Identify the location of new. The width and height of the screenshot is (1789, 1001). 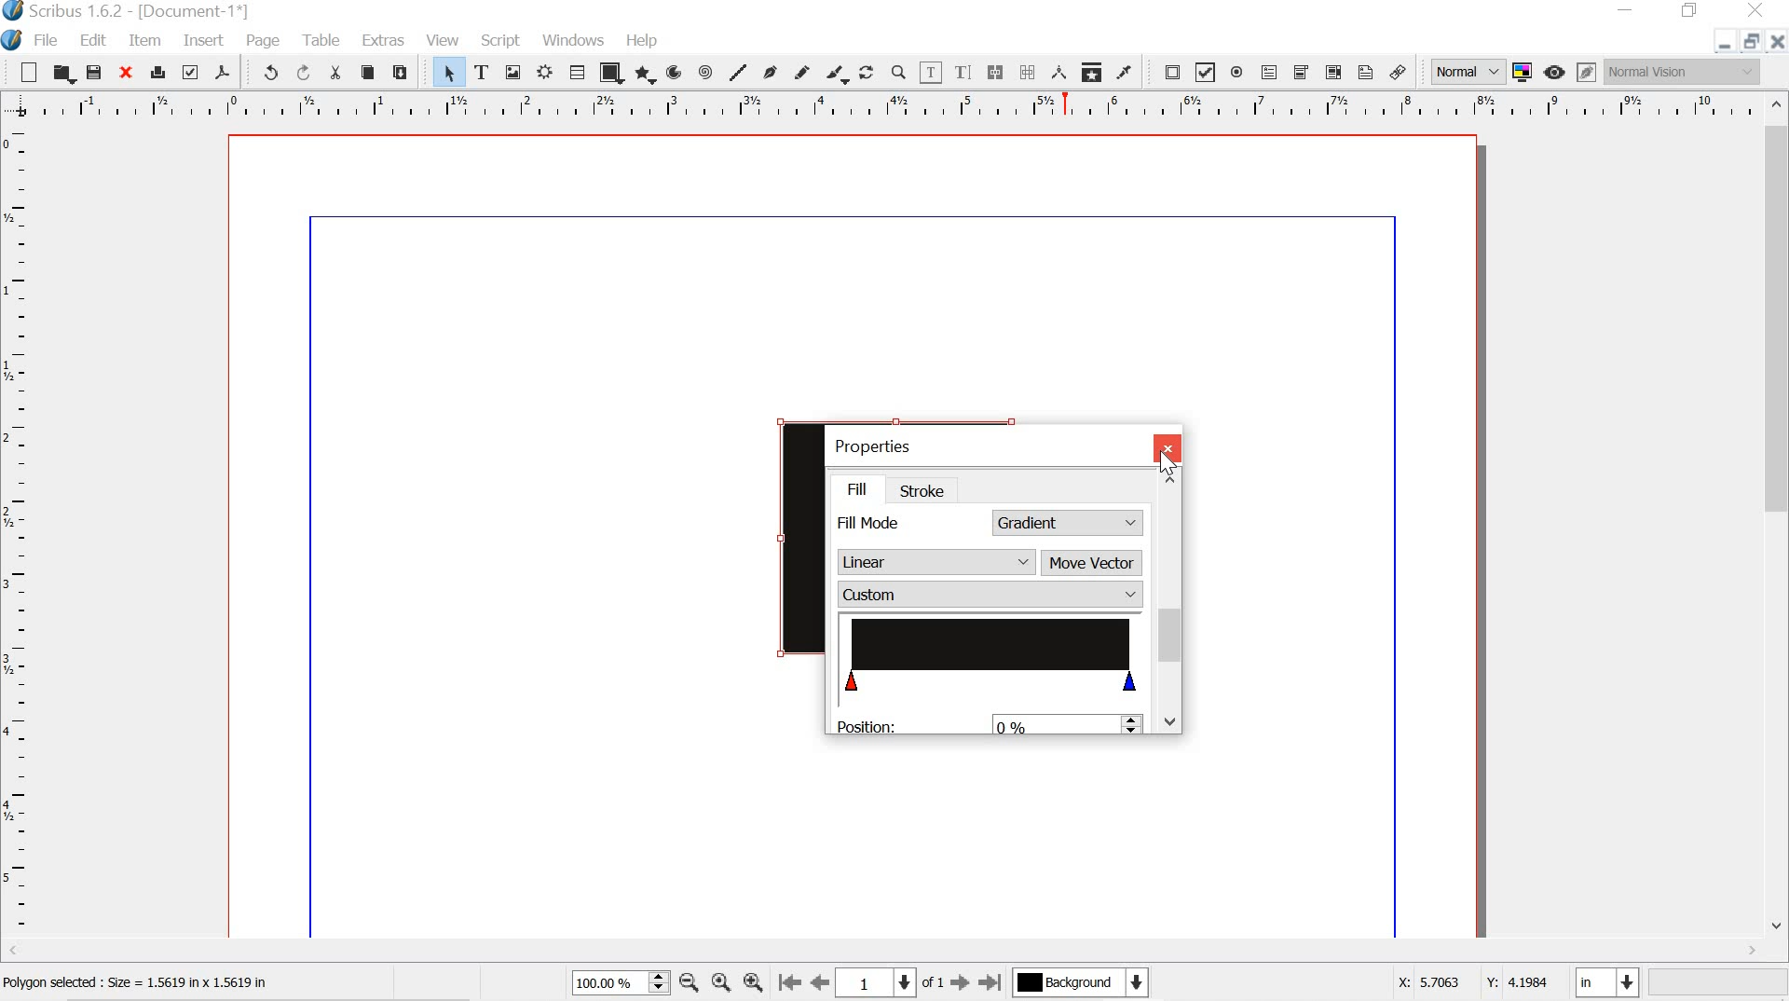
(22, 71).